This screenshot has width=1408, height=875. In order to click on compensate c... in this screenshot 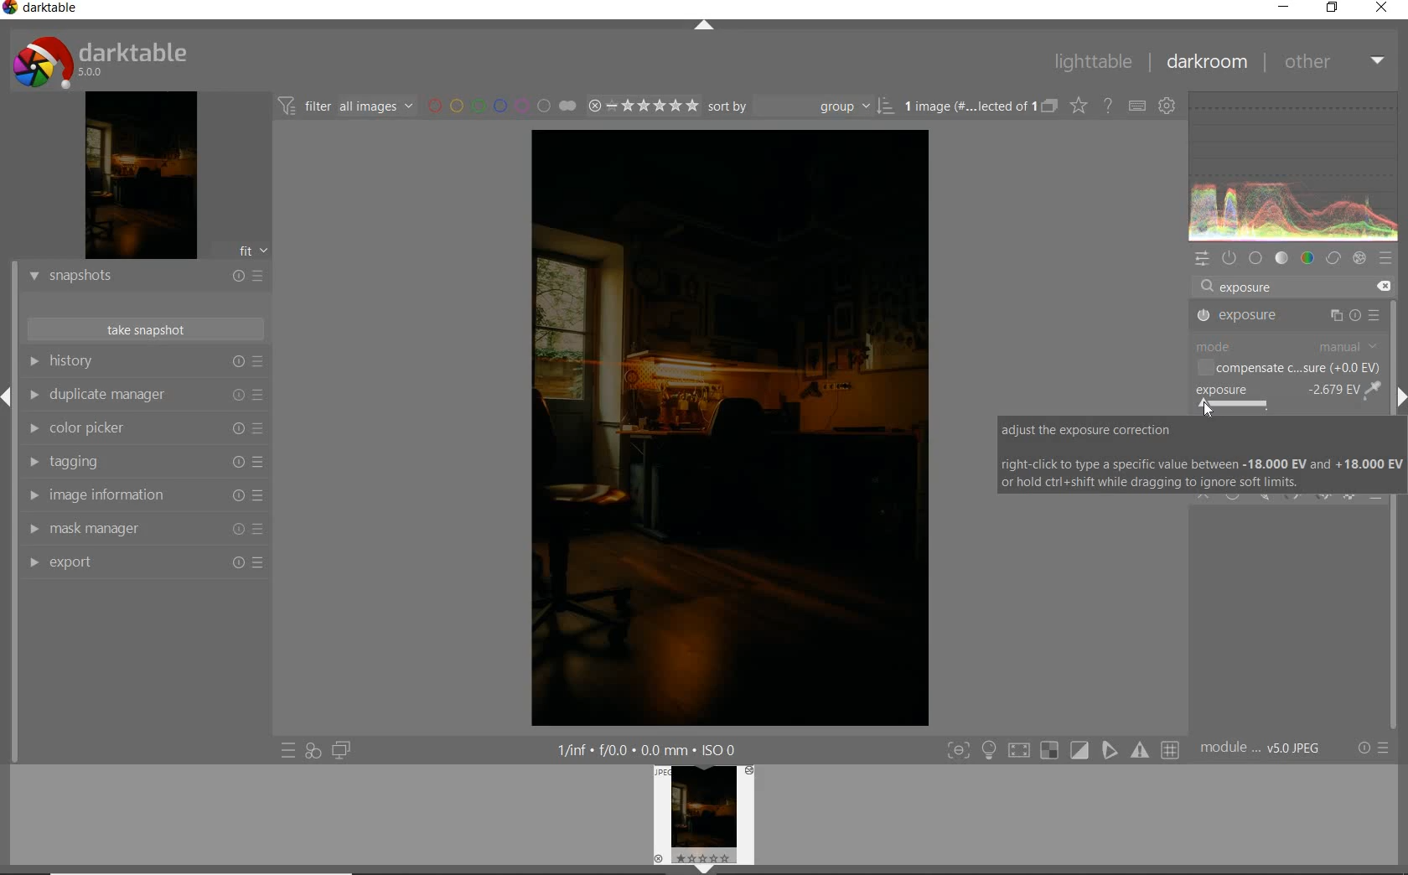, I will do `click(1291, 368)`.